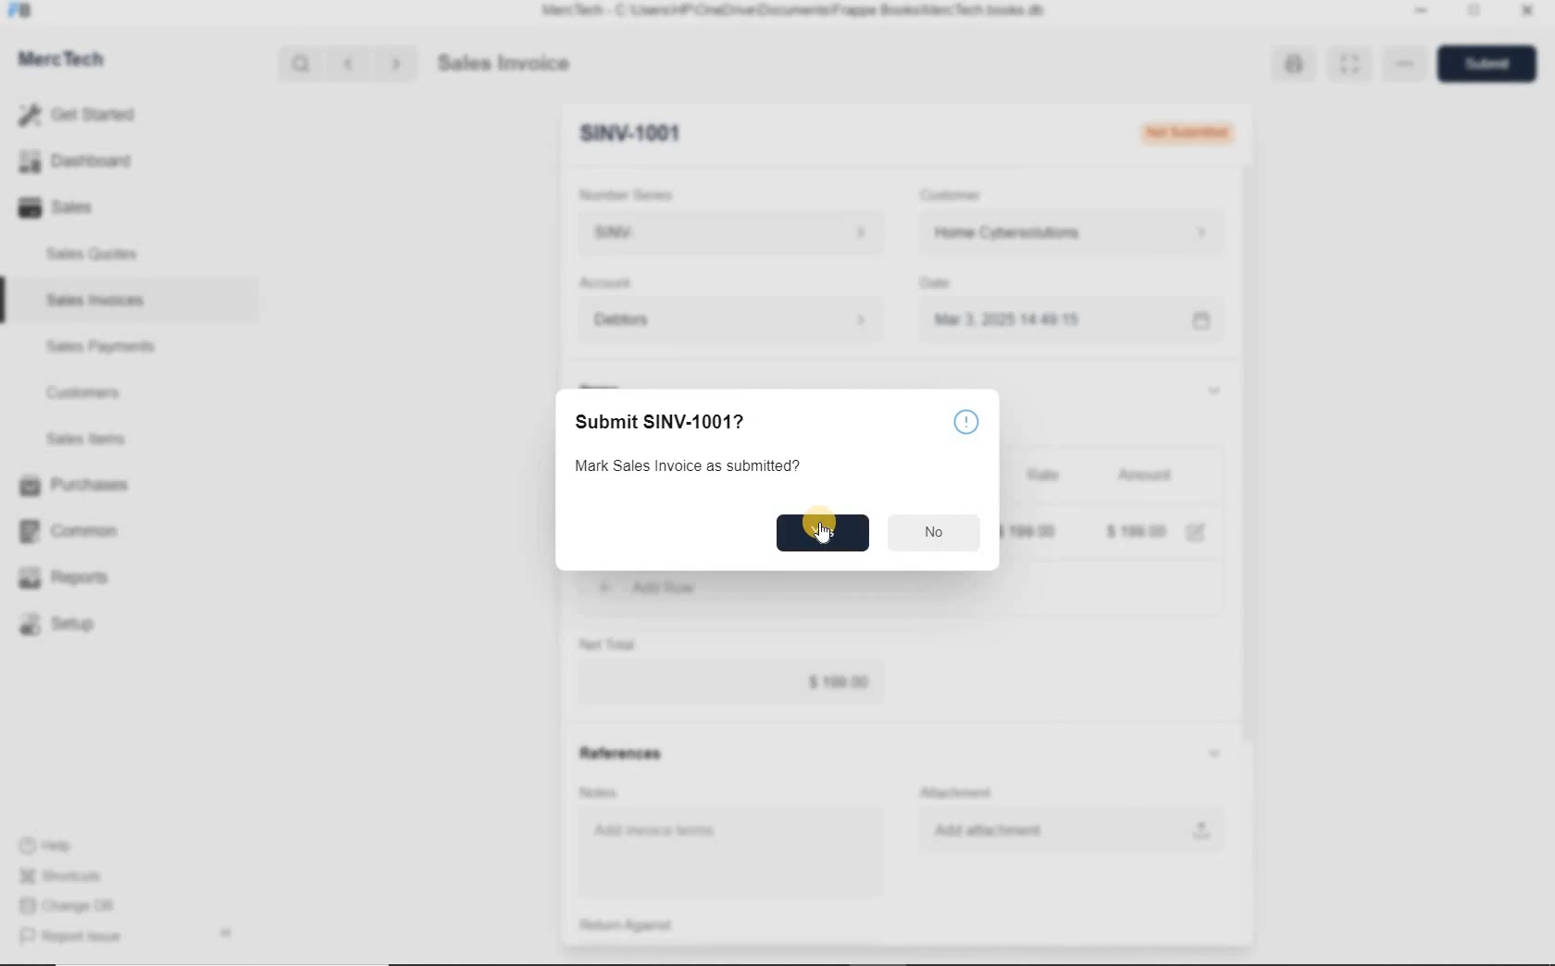 The image size is (1555, 966). I want to click on No, so click(935, 530).